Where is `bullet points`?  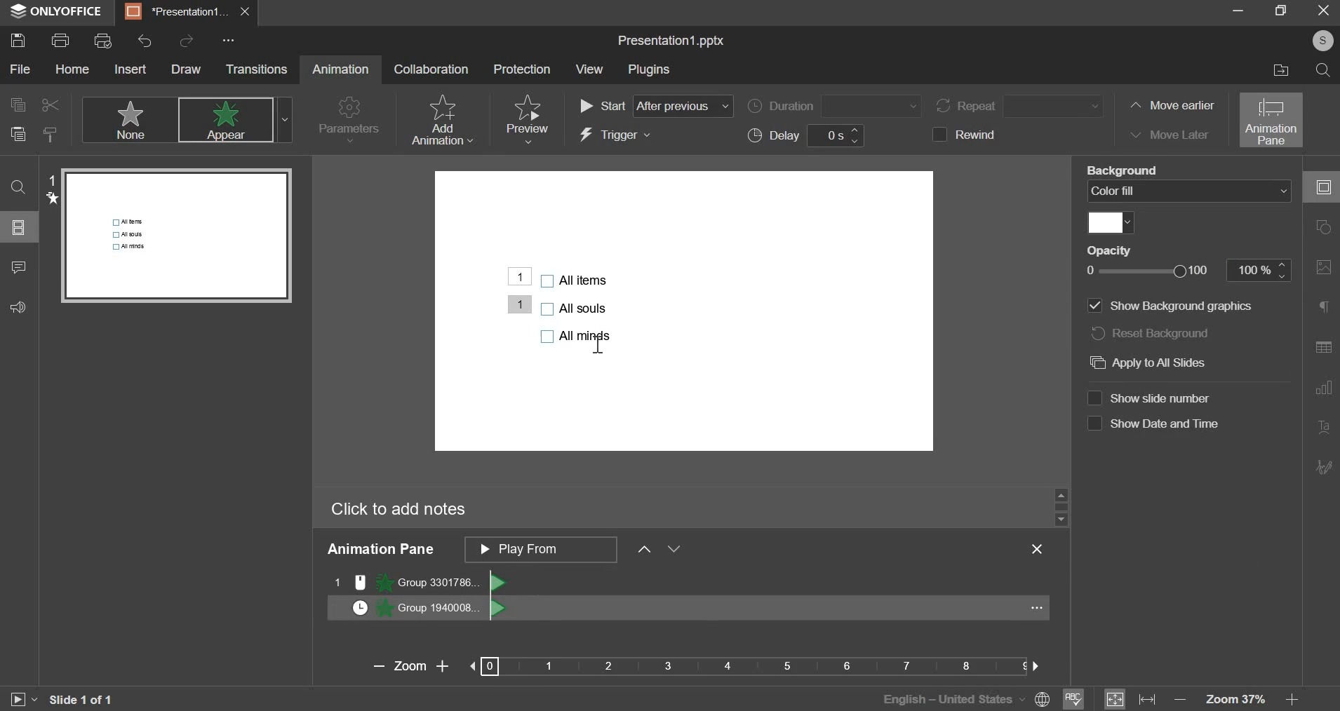
bullet points is located at coordinates (572, 309).